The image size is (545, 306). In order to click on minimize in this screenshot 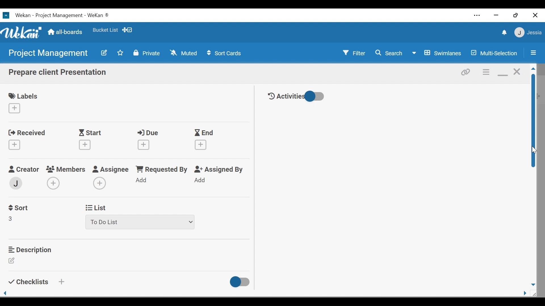, I will do `click(503, 72)`.